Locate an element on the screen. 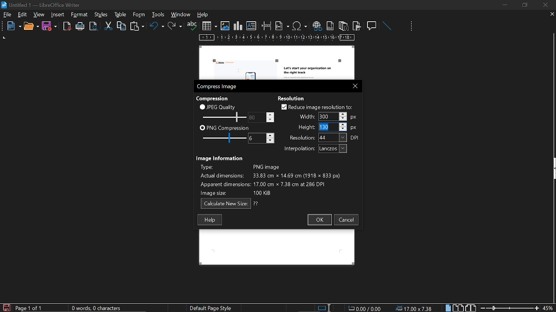 The image size is (556, 312). save is located at coordinates (50, 26).